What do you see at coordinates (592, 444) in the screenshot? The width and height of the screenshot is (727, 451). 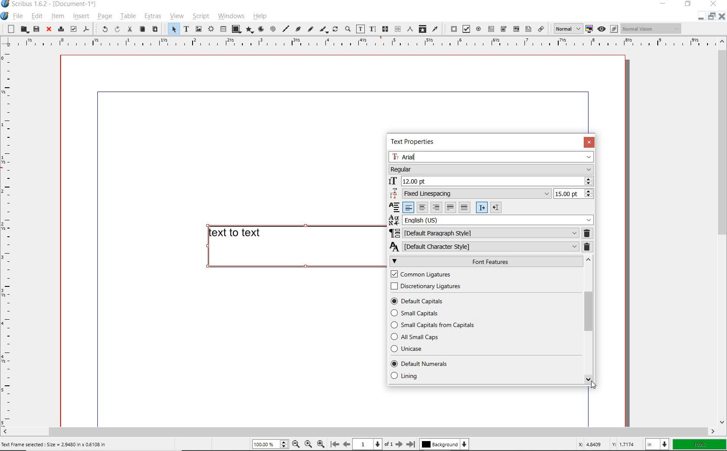 I see `X: 4.8409` at bounding box center [592, 444].